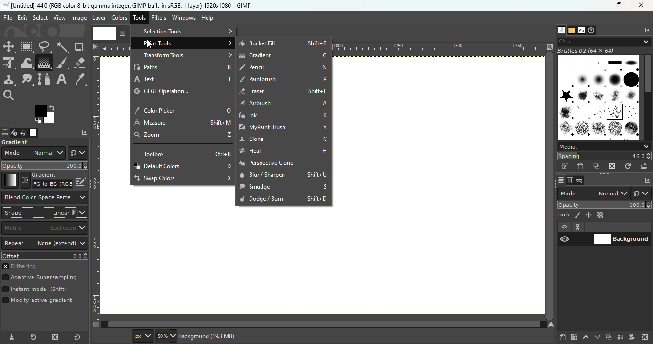  What do you see at coordinates (561, 30) in the screenshot?
I see `Open the brushes dialog` at bounding box center [561, 30].